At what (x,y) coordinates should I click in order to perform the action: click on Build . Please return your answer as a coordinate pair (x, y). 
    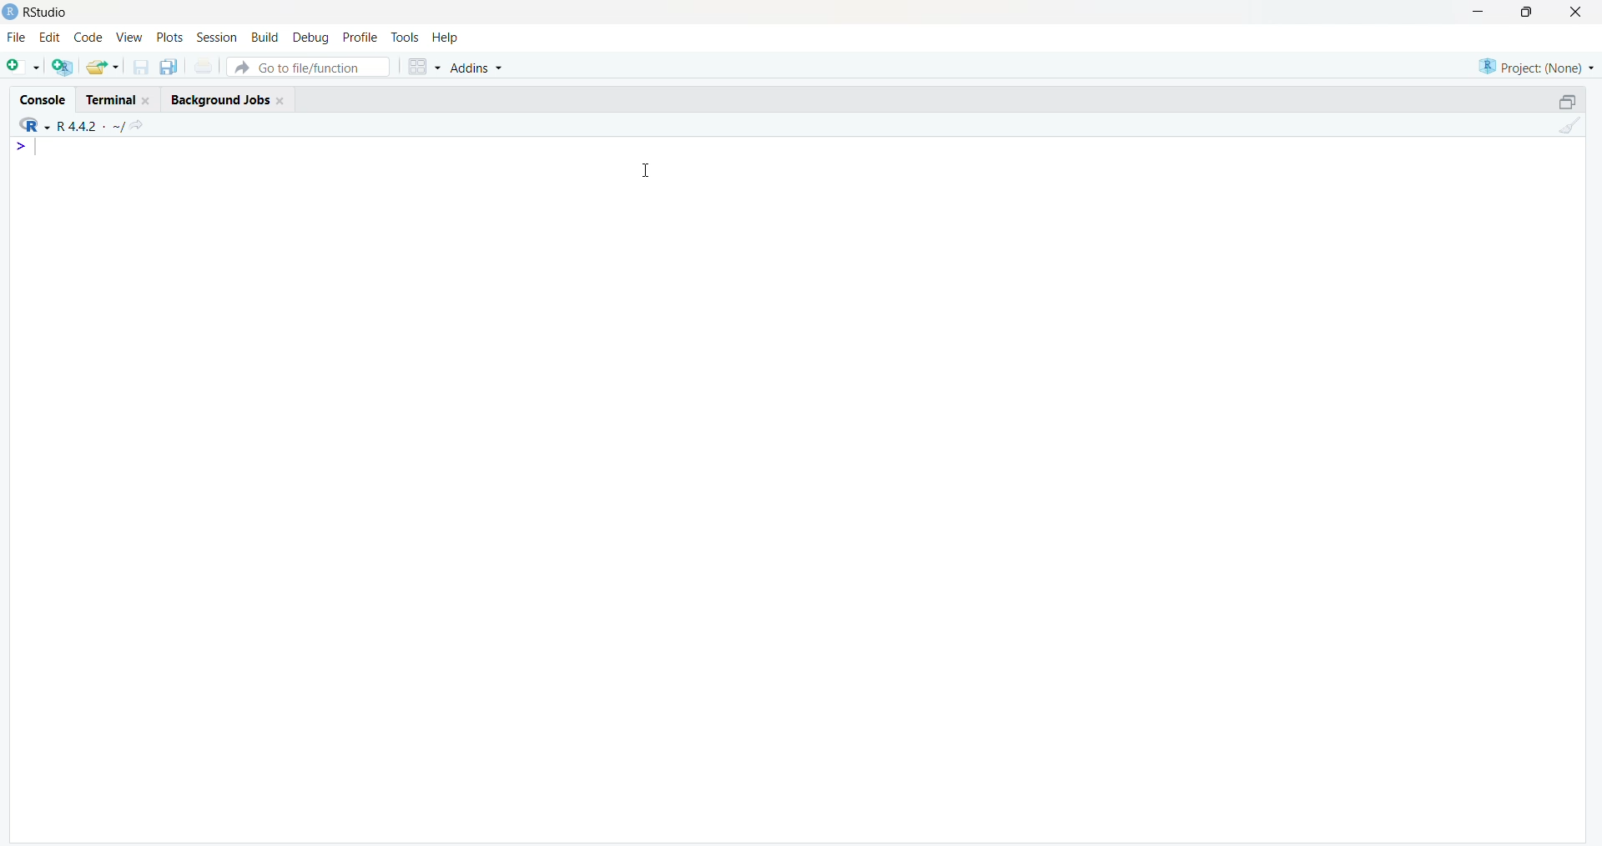
    Looking at the image, I should click on (267, 38).